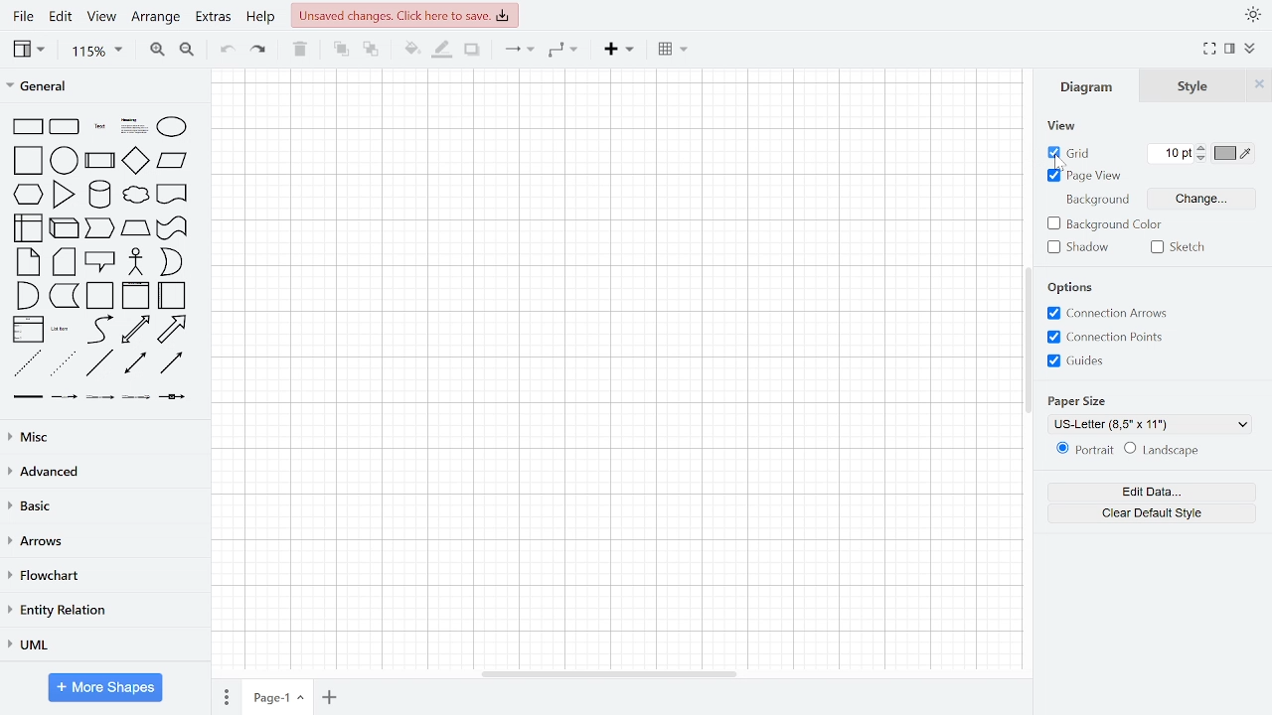  What do you see at coordinates (403, 14) in the screenshot?
I see `unsaved changes. Click here to save` at bounding box center [403, 14].